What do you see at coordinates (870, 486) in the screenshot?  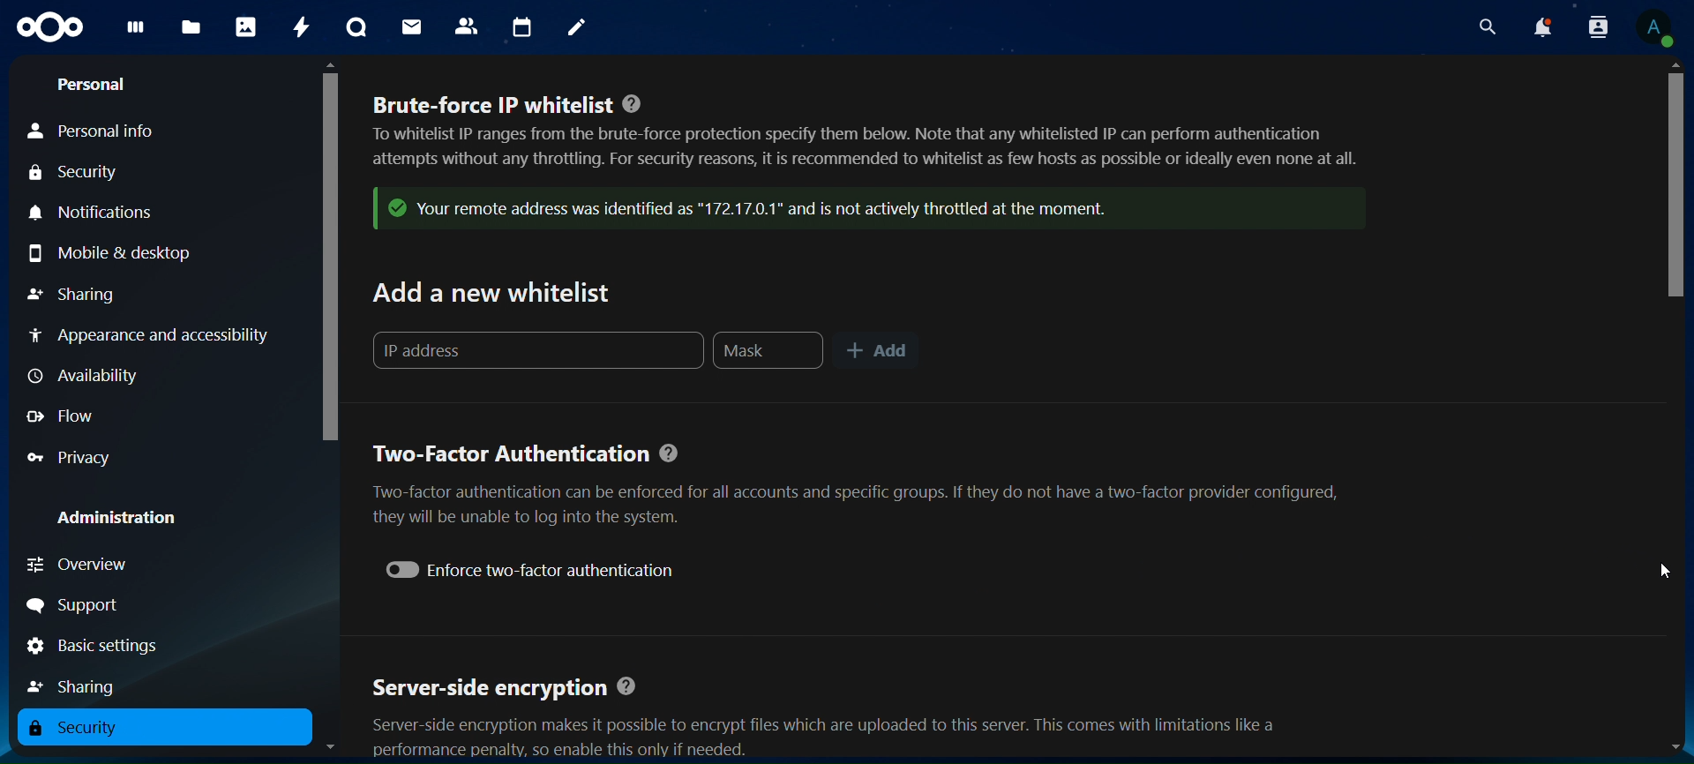 I see `two factor authentication` at bounding box center [870, 486].